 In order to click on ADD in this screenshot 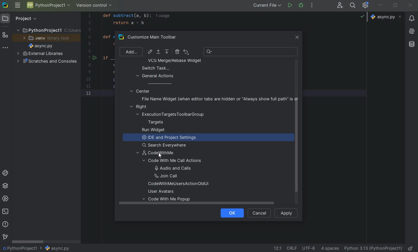, I will do `click(130, 52)`.